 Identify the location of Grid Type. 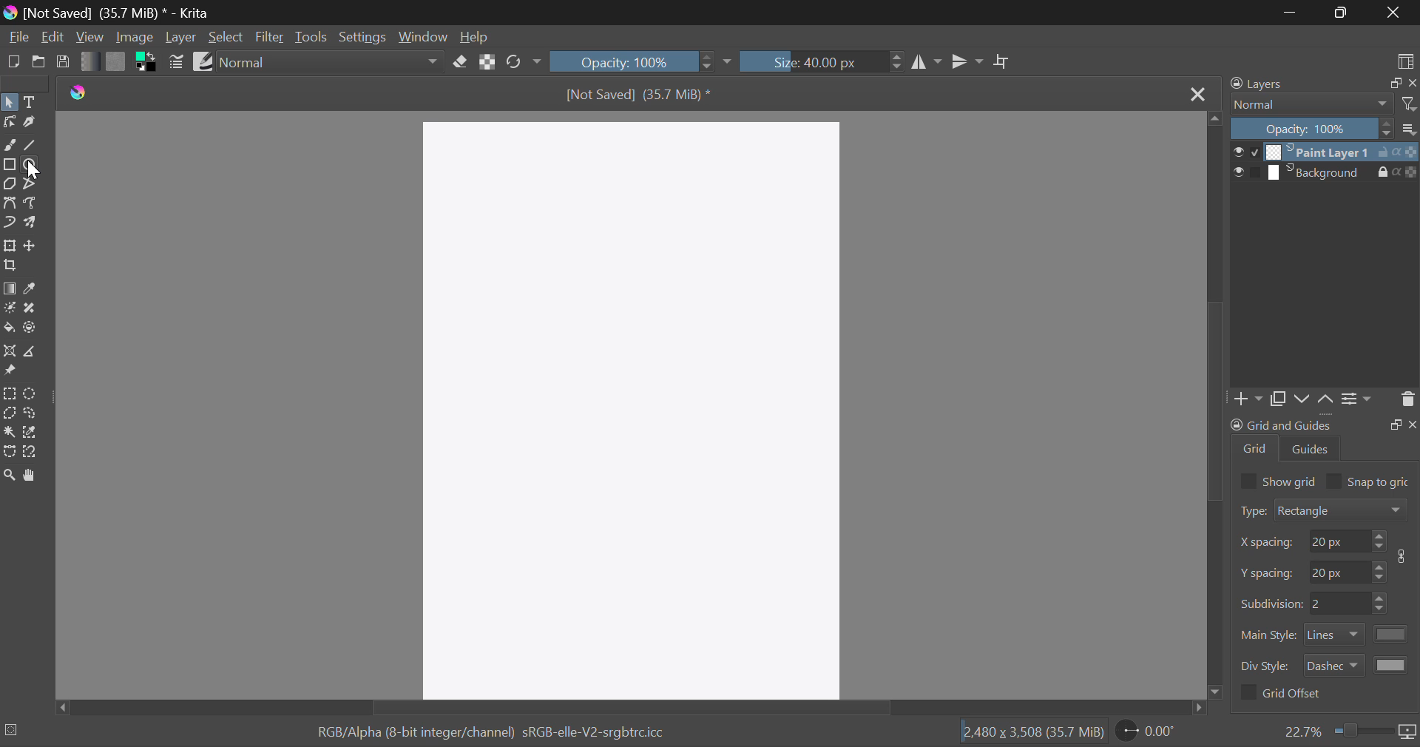
(1325, 512).